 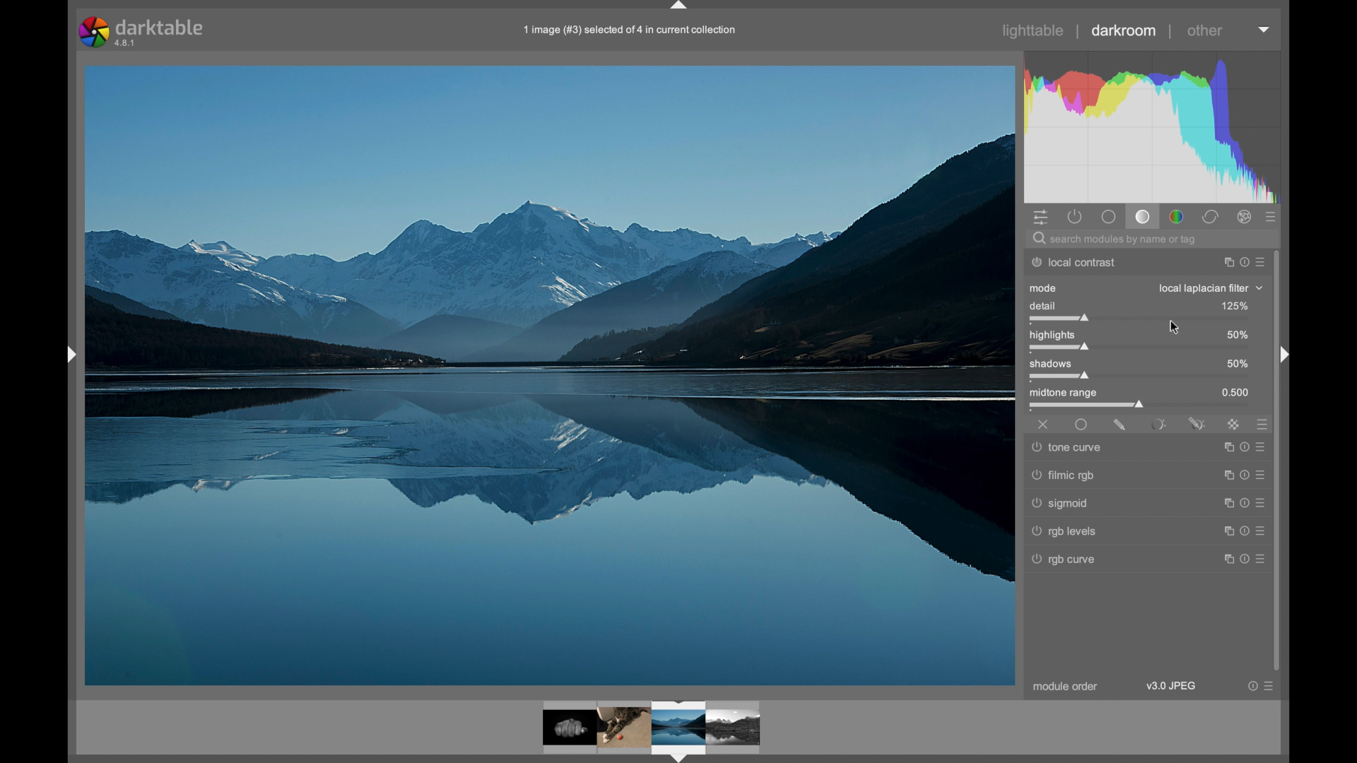 What do you see at coordinates (1064, 393) in the screenshot?
I see `midtown range` at bounding box center [1064, 393].